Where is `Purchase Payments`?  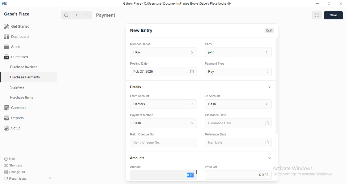 Purchase Payments is located at coordinates (25, 77).